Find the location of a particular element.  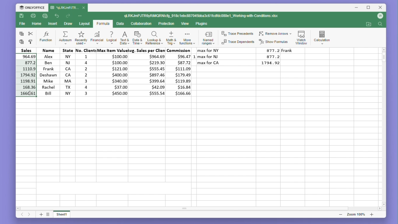

Sheet 1 is located at coordinates (65, 215).